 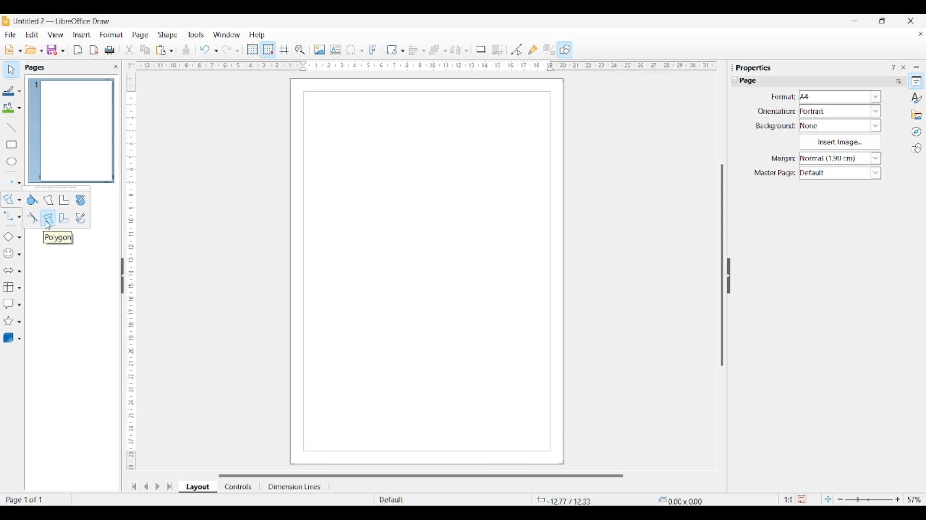 I want to click on Selected block arrow, so click(x=8, y=271).